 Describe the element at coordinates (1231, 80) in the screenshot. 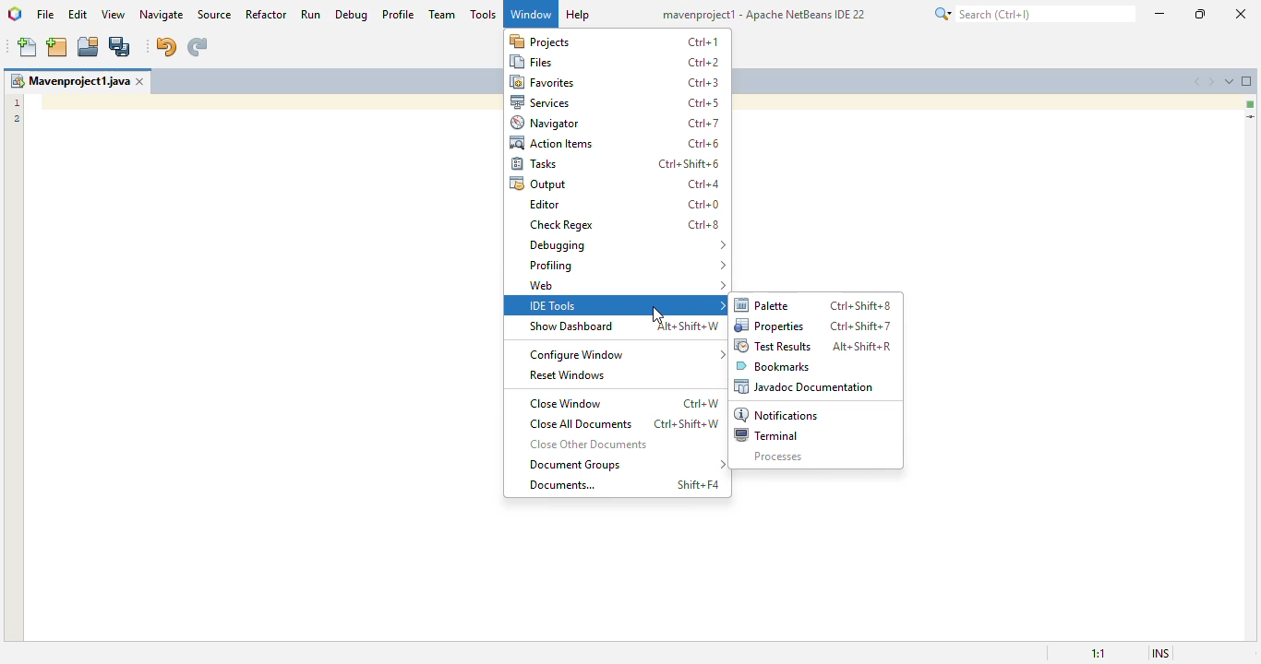

I see `show opened documents list` at that location.